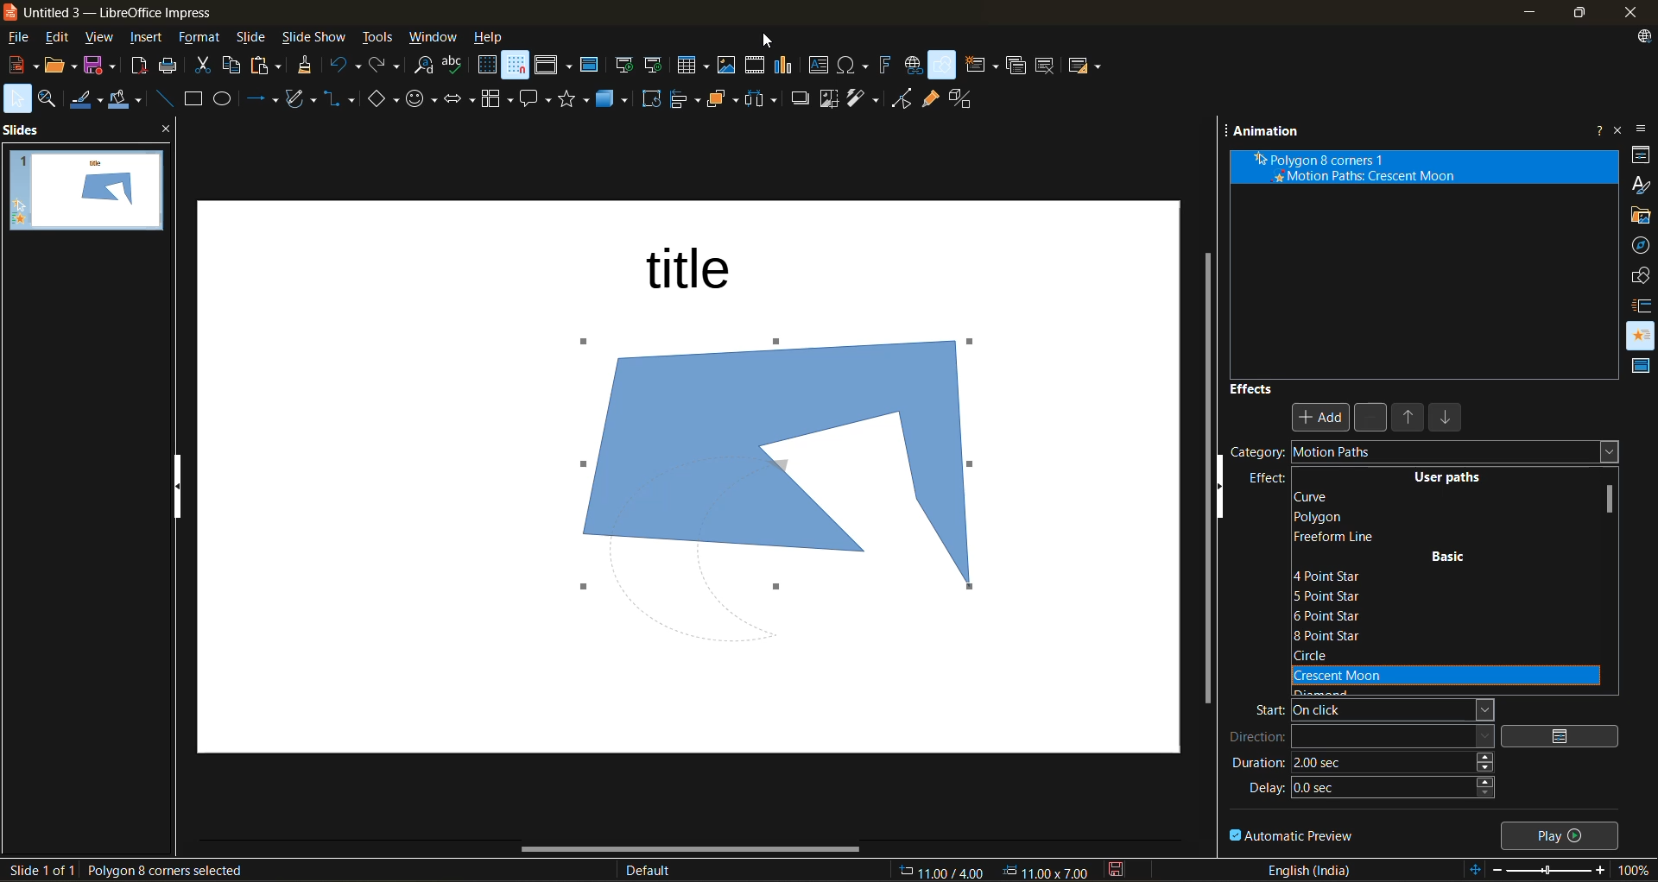 Image resolution: width=1658 pixels, height=882 pixels. I want to click on show gluepoint functions, so click(930, 99).